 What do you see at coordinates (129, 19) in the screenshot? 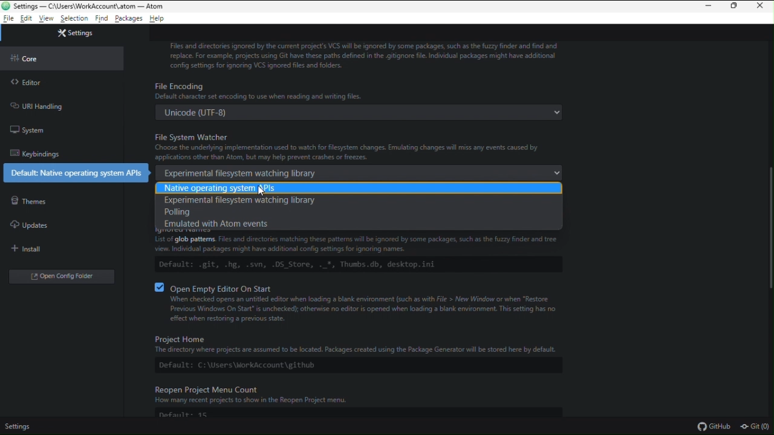
I see `Packages ` at bounding box center [129, 19].